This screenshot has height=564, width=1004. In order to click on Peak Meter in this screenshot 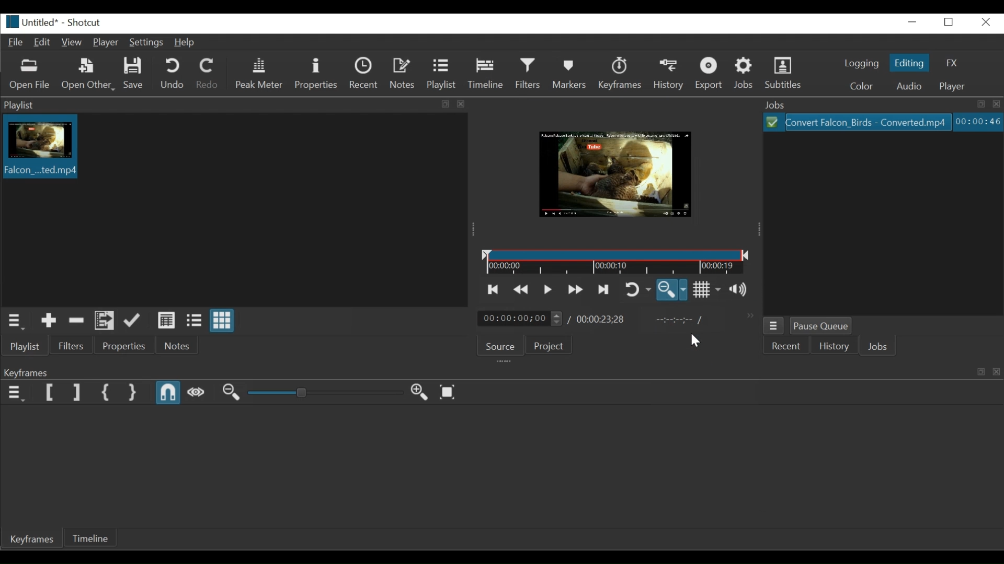, I will do `click(259, 74)`.